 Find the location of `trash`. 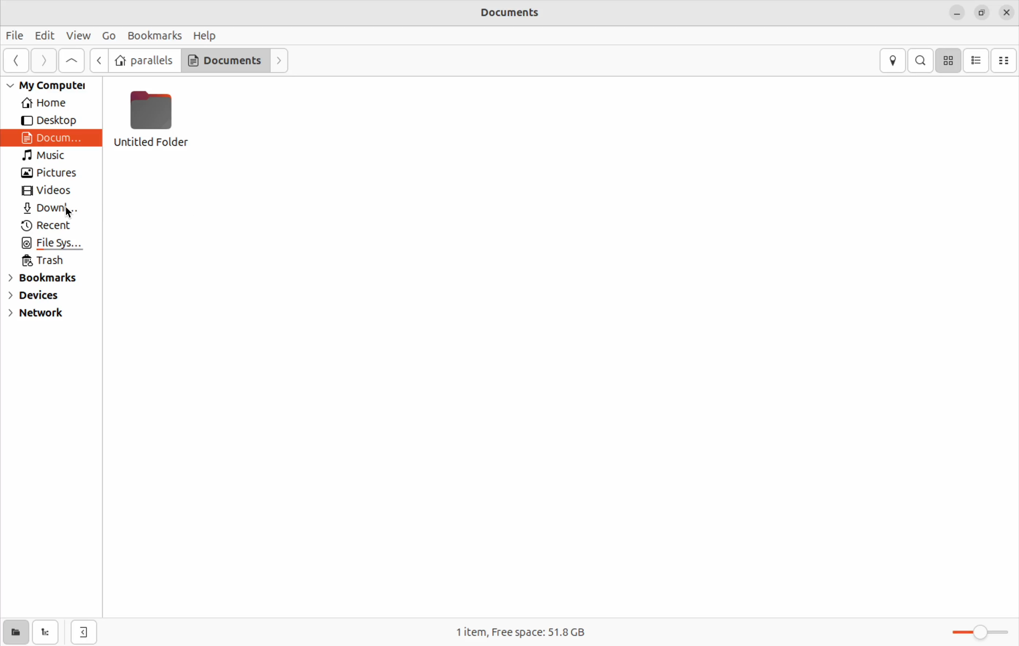

trash is located at coordinates (45, 261).